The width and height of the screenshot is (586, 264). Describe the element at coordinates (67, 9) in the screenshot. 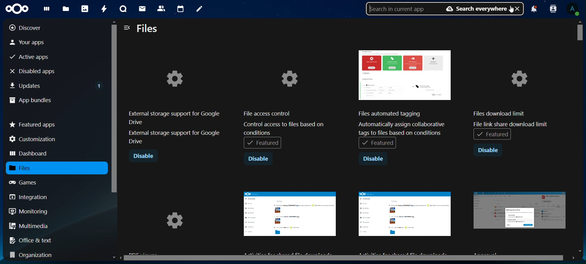

I see `files` at that location.